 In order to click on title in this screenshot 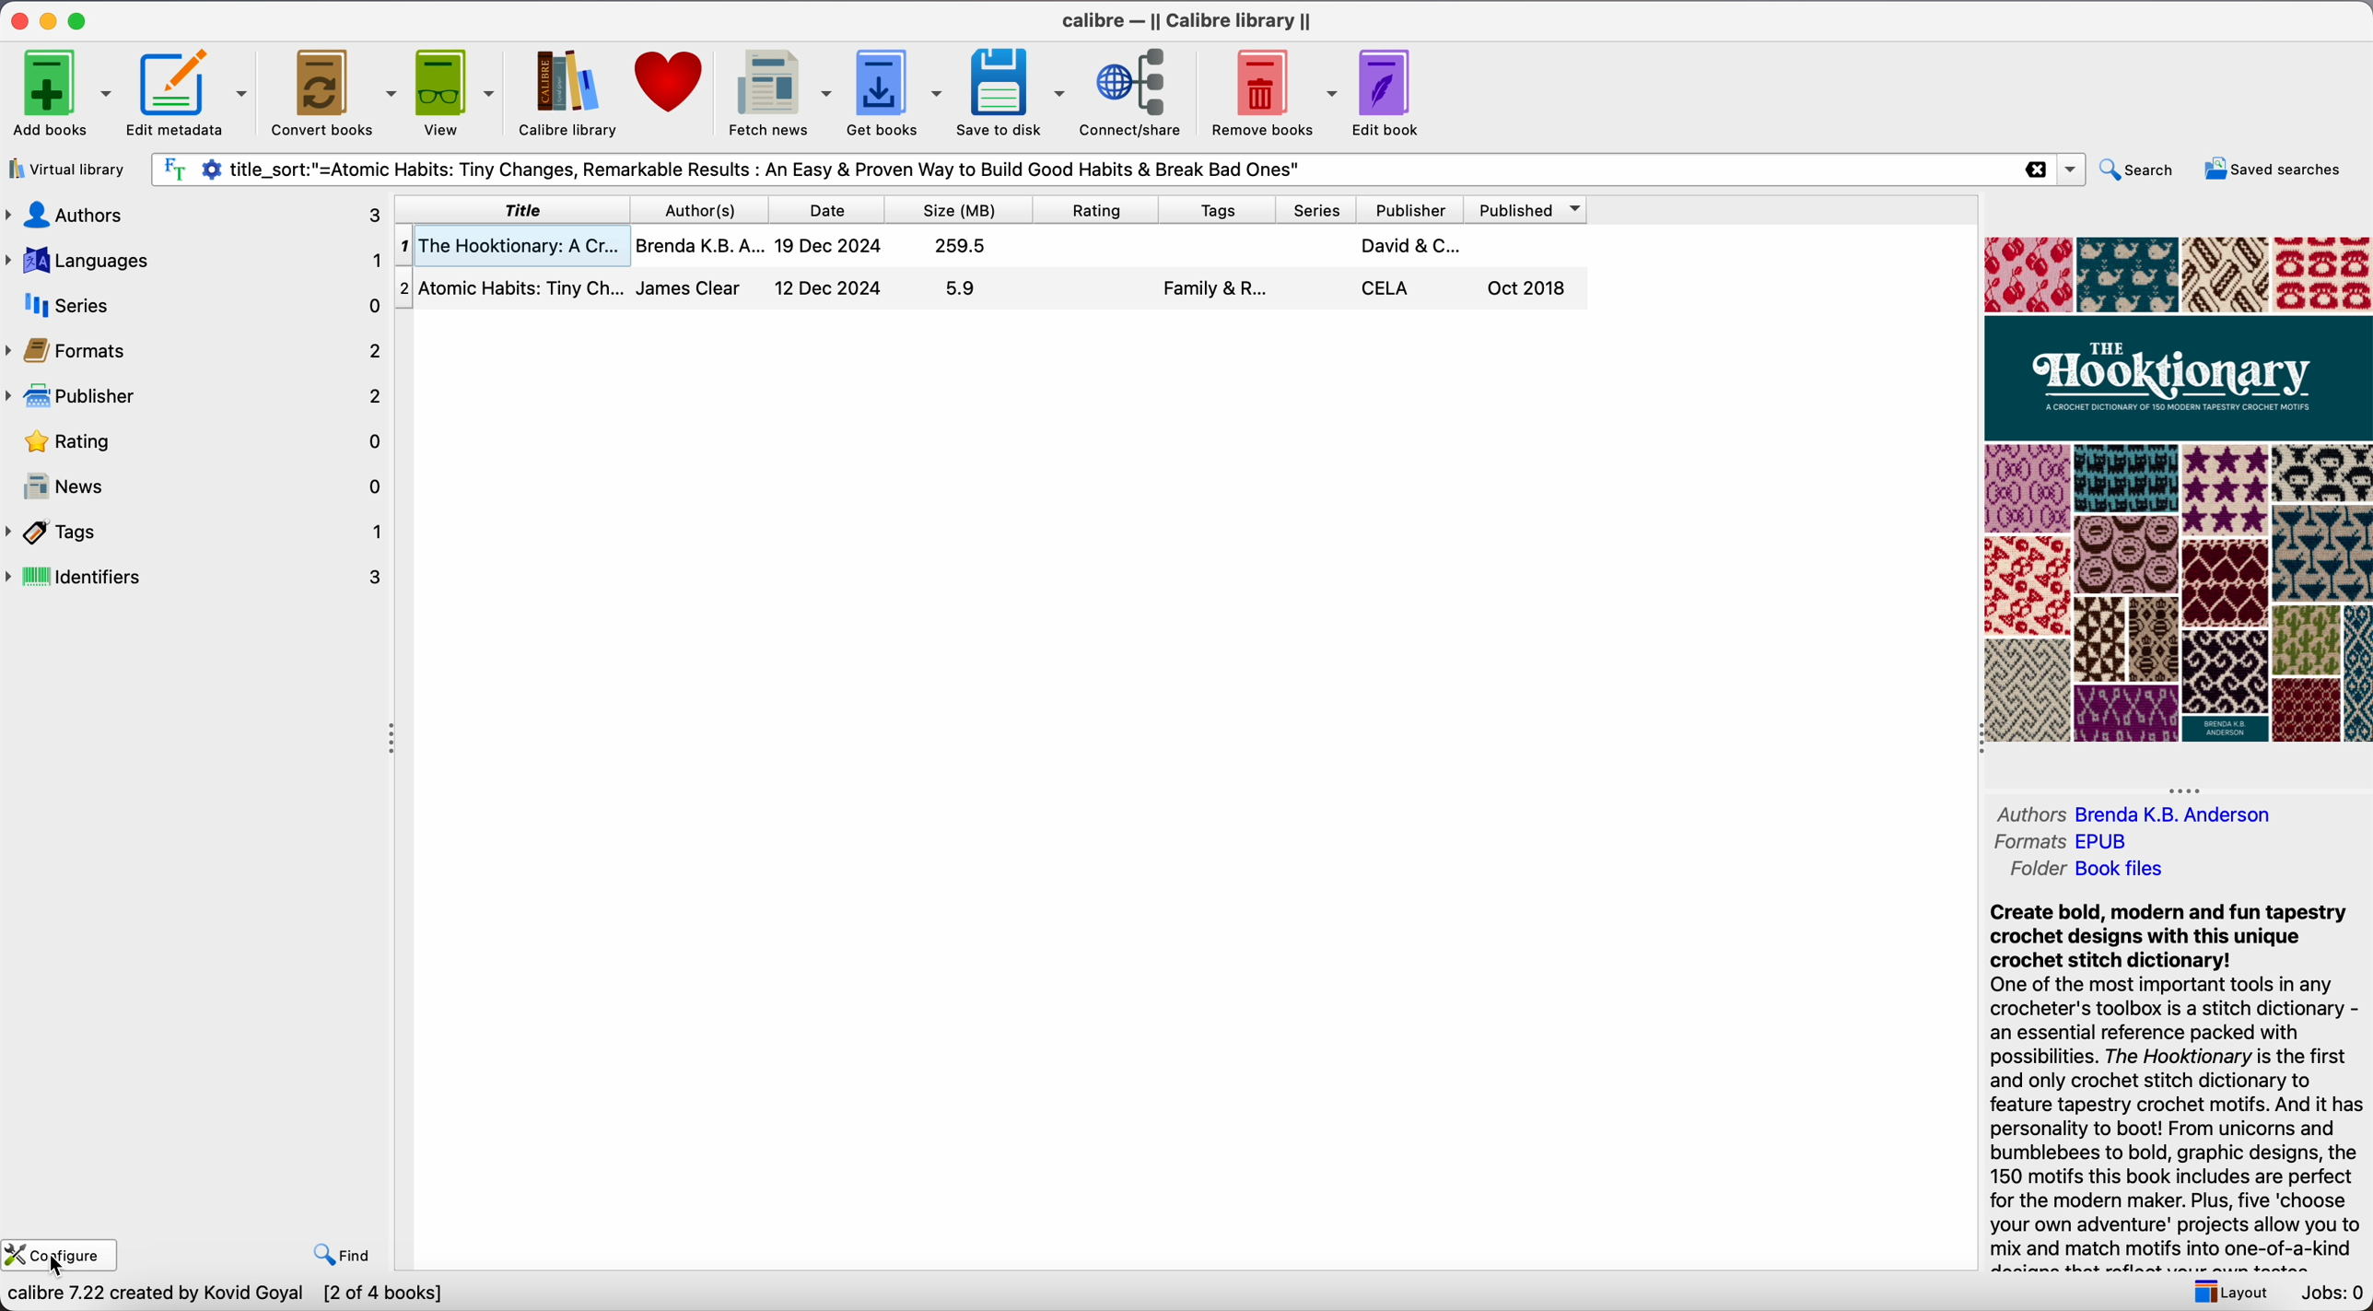, I will do `click(516, 207)`.